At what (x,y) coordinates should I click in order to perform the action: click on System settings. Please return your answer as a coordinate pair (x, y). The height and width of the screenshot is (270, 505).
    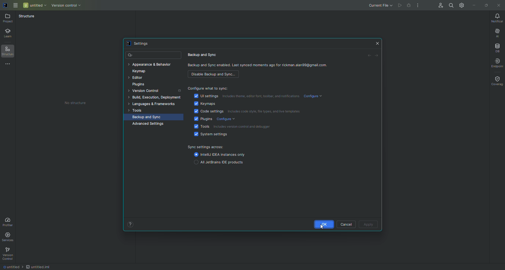
    Looking at the image, I should click on (209, 135).